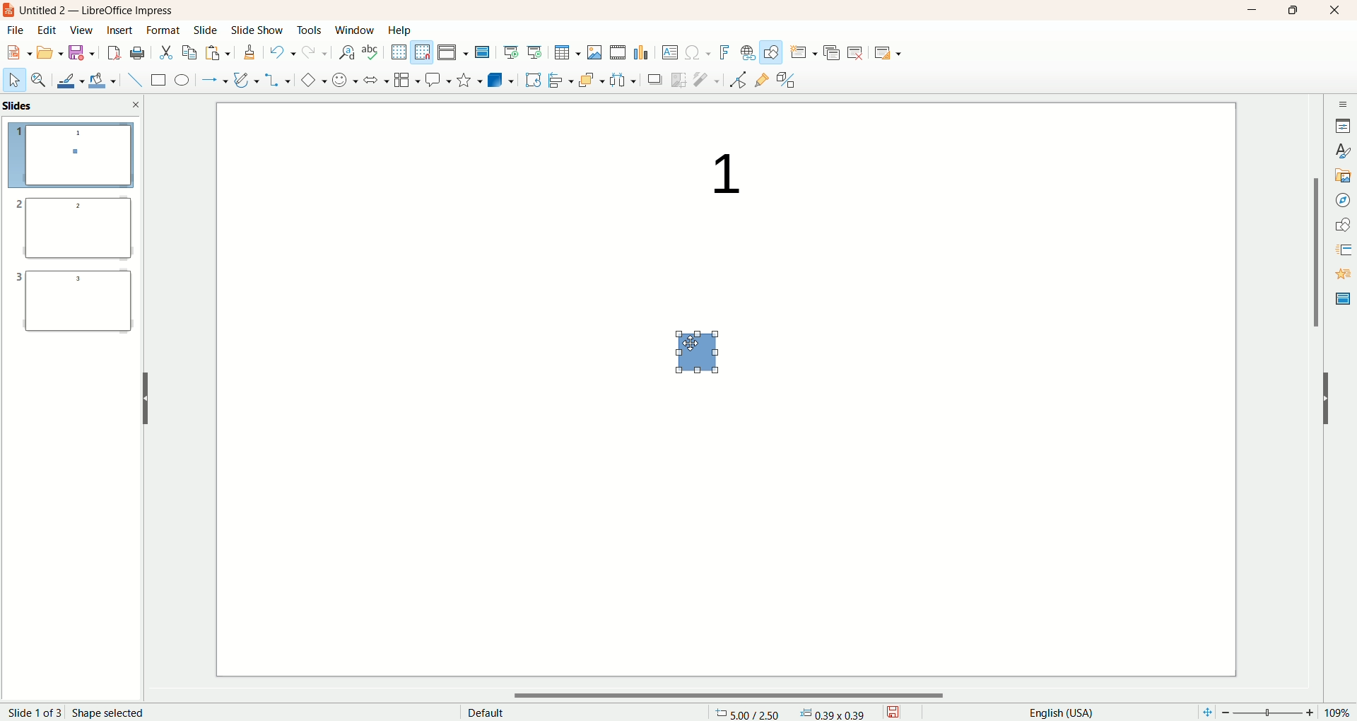 The width and height of the screenshot is (1357, 721). Describe the element at coordinates (112, 53) in the screenshot. I see `export directly as PDF` at that location.